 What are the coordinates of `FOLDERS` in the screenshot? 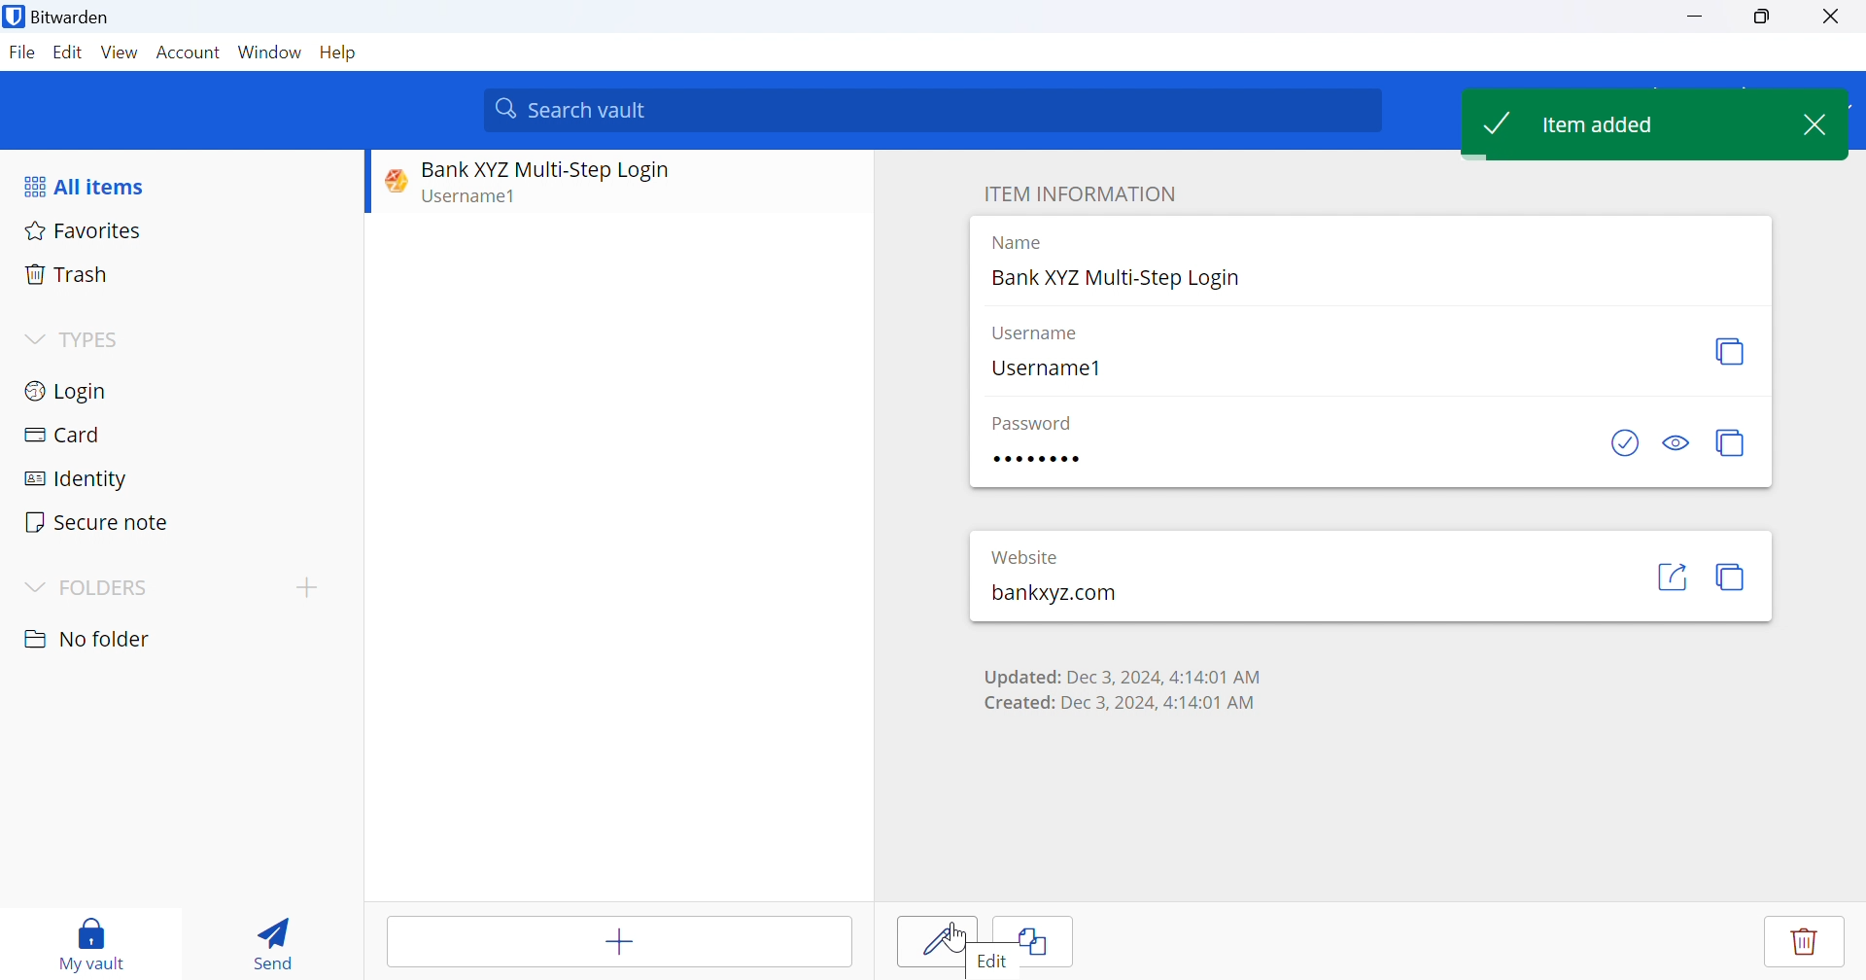 It's located at (114, 588).